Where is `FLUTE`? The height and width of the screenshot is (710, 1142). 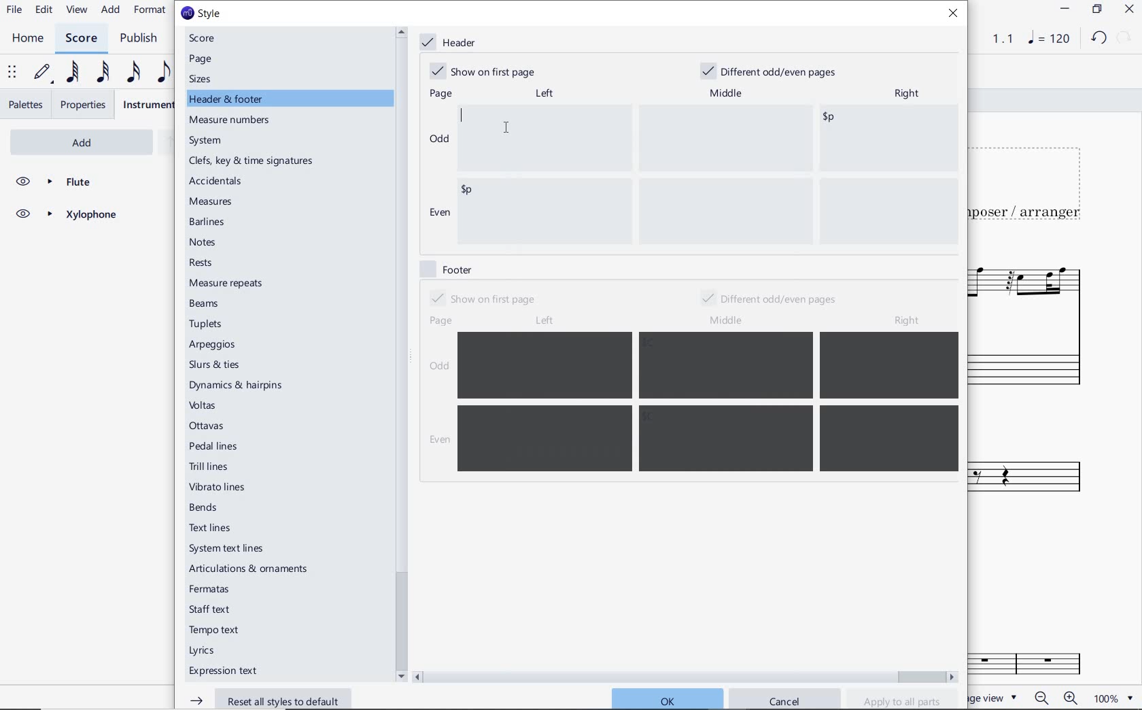 FLUTE is located at coordinates (1035, 322).